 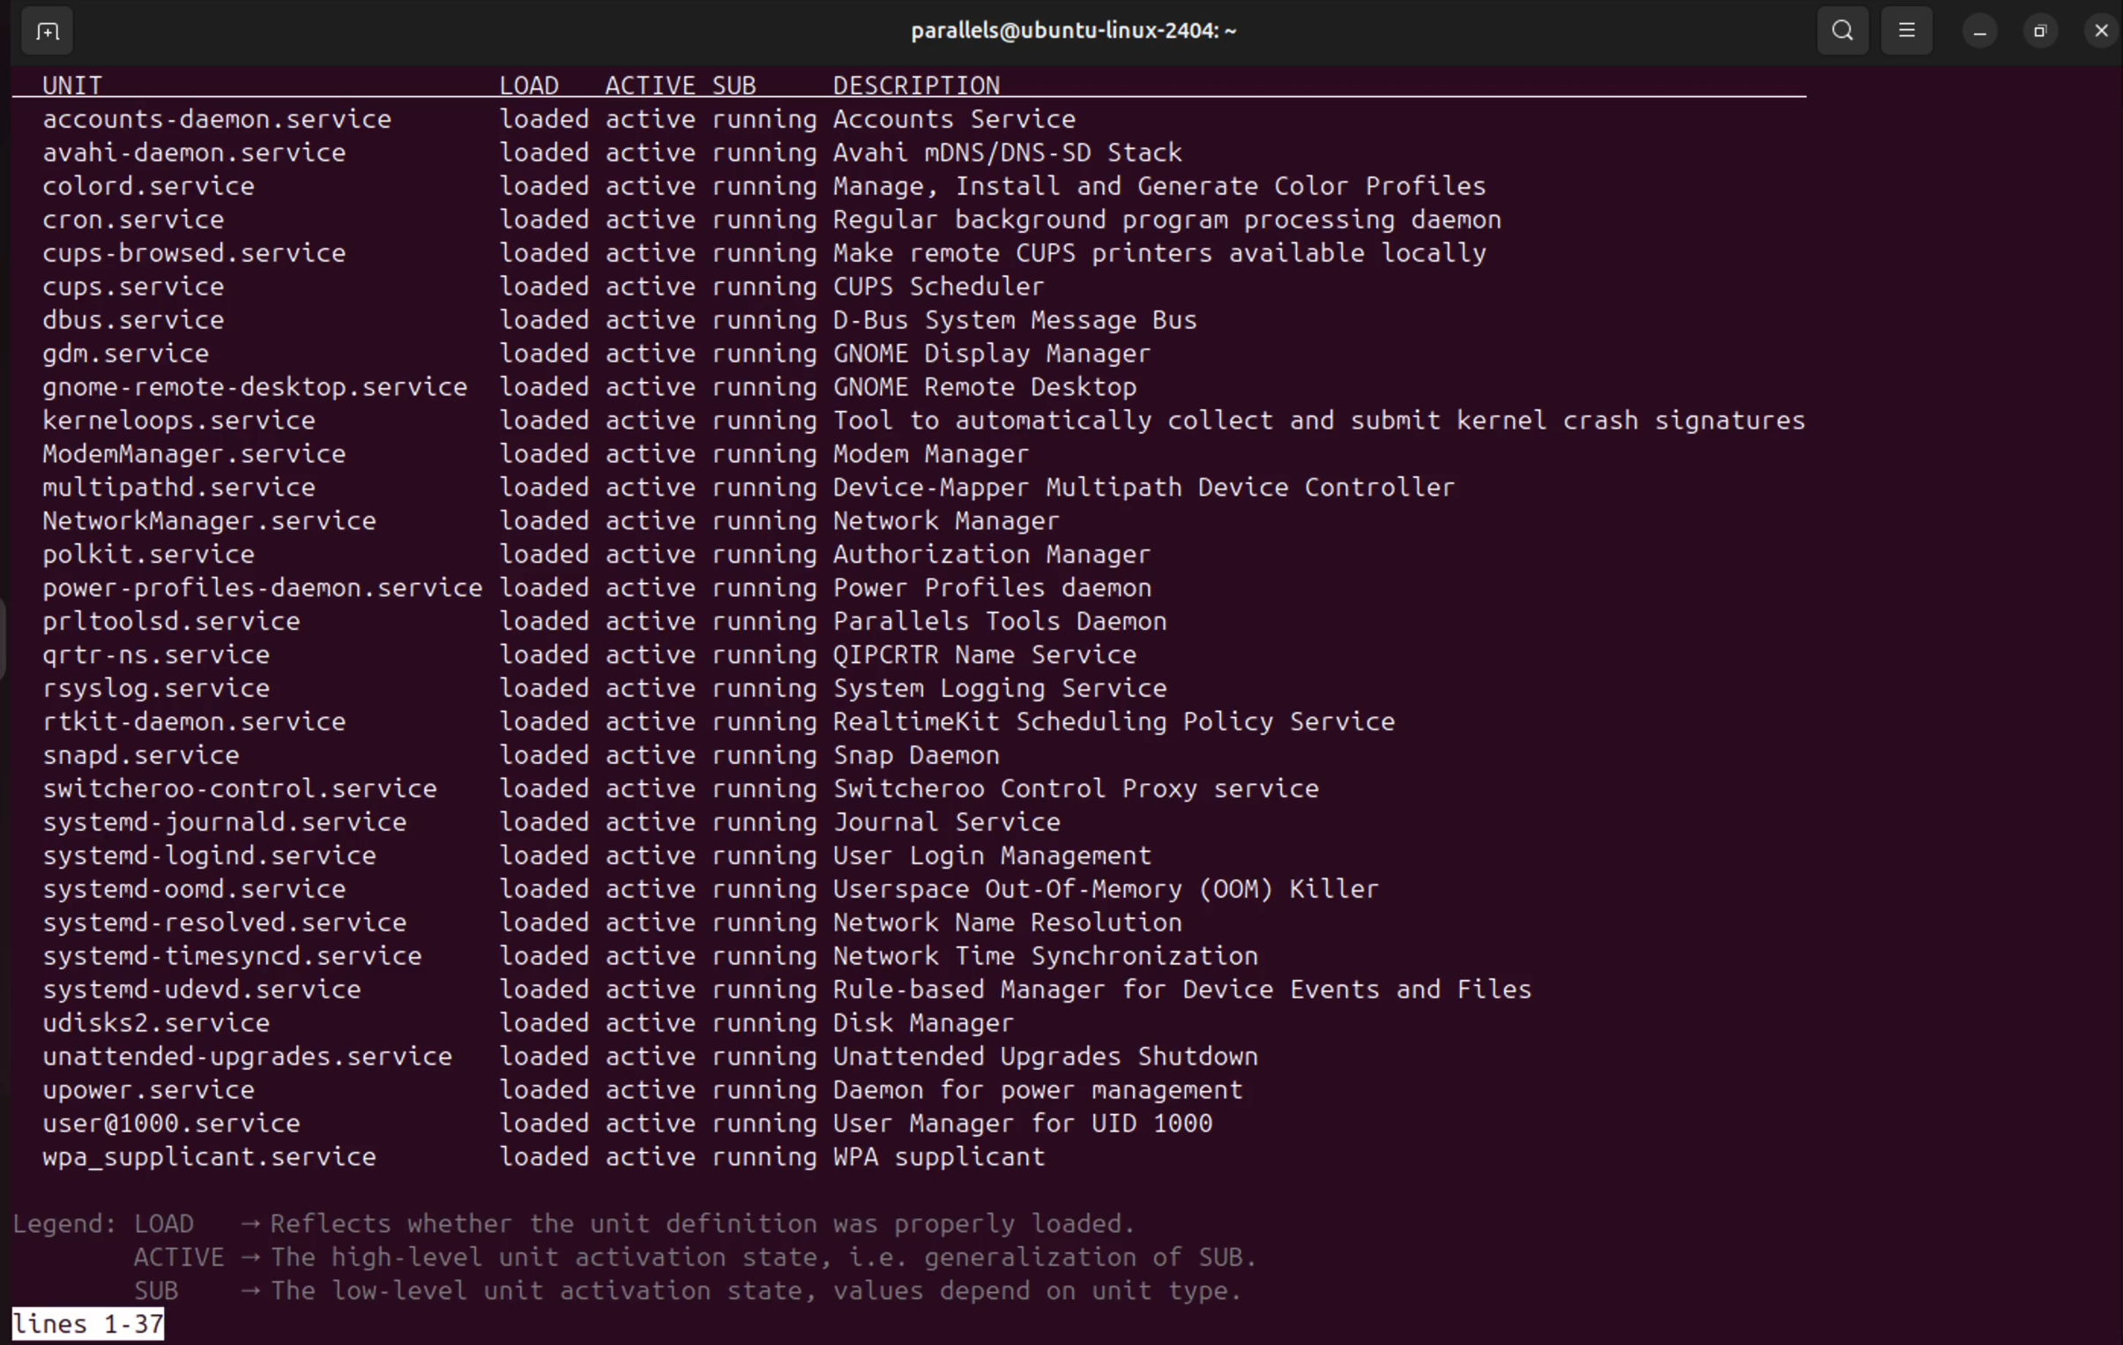 What do you see at coordinates (146, 357) in the screenshot?
I see `Gdm sevice` at bounding box center [146, 357].